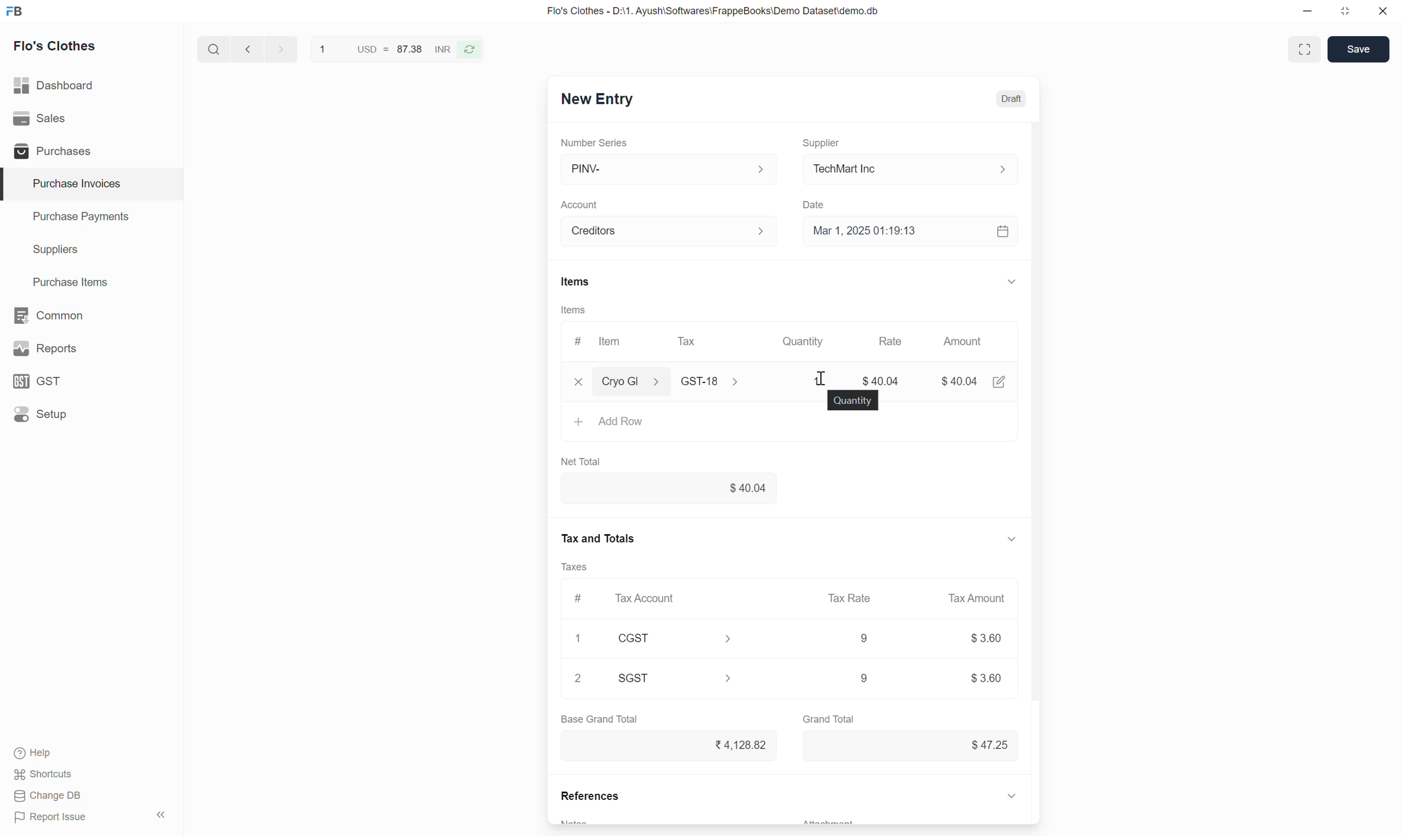 This screenshot has width=1402, height=836. What do you see at coordinates (586, 461) in the screenshot?
I see `Net Total` at bounding box center [586, 461].